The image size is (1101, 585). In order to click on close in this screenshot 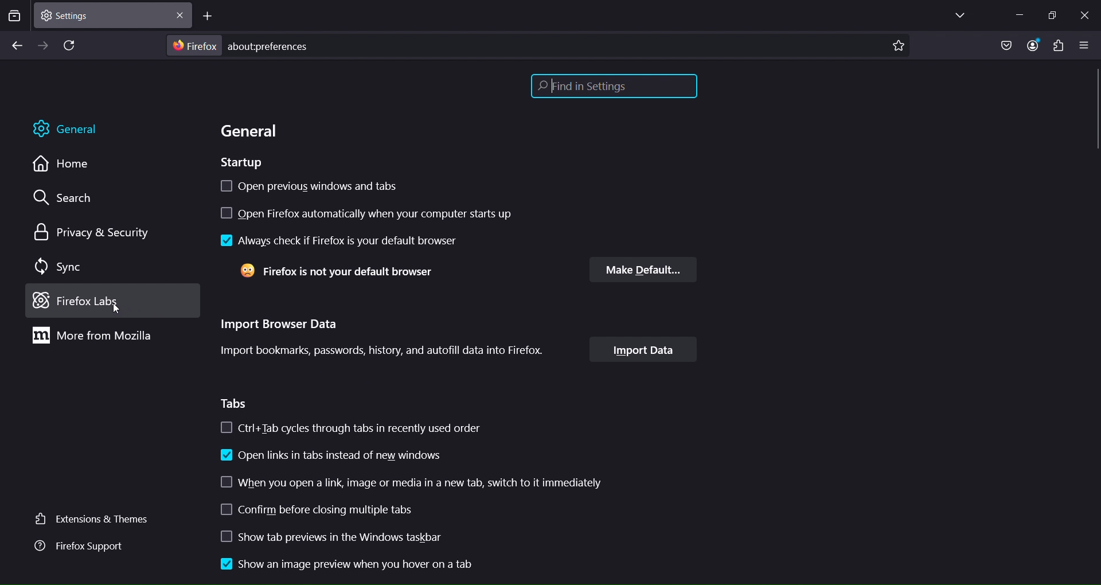, I will do `click(179, 18)`.